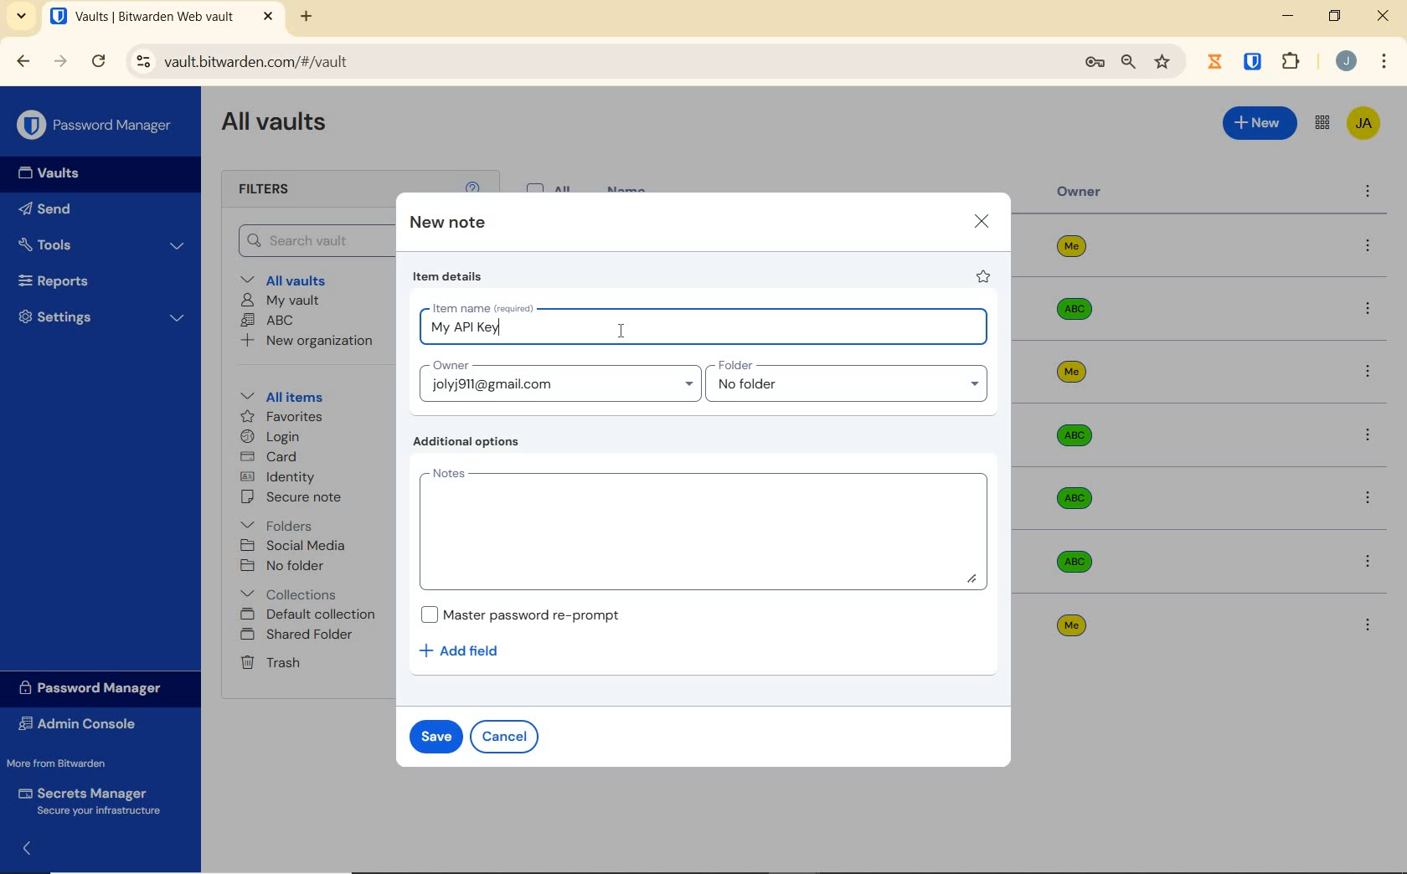 The height and width of the screenshot is (874, 1407). Describe the element at coordinates (57, 175) in the screenshot. I see `Vaults` at that location.